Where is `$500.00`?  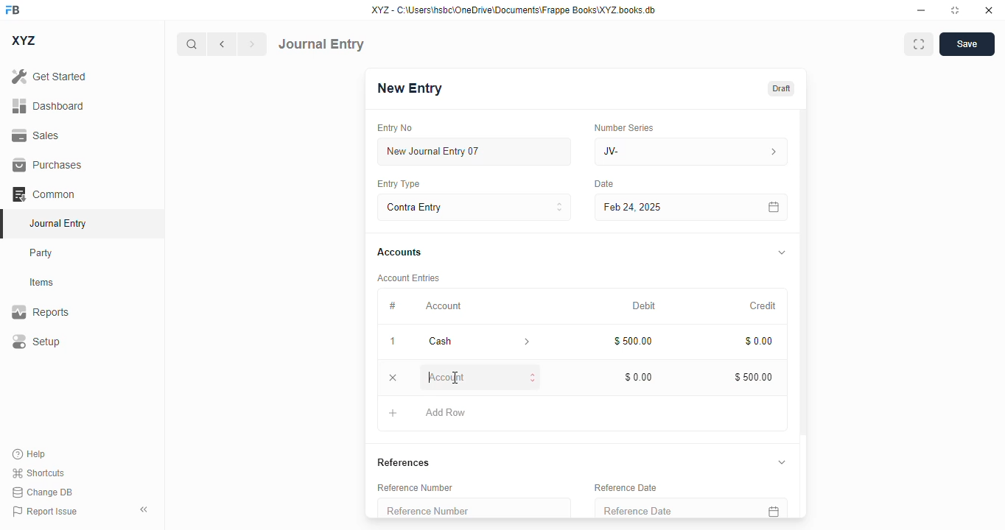 $500.00 is located at coordinates (754, 377).